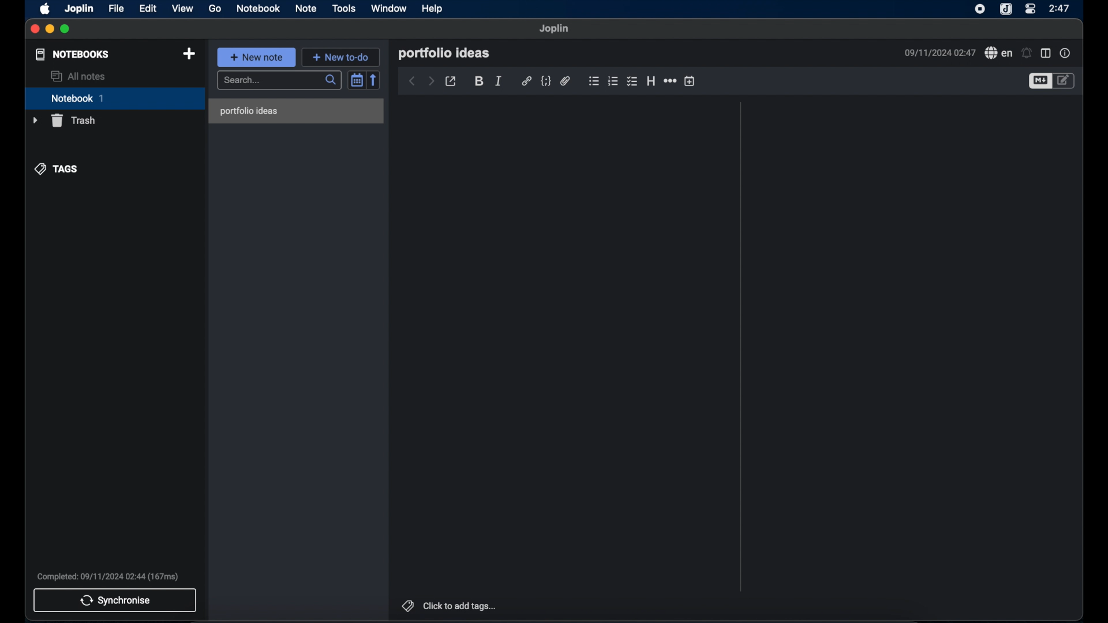 The image size is (1108, 623). Describe the element at coordinates (478, 81) in the screenshot. I see `bold` at that location.